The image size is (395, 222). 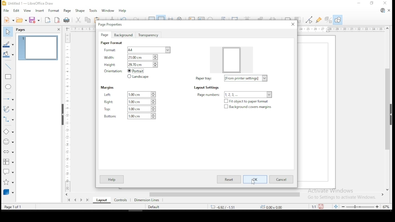 What do you see at coordinates (9, 32) in the screenshot?
I see `select` at bounding box center [9, 32].